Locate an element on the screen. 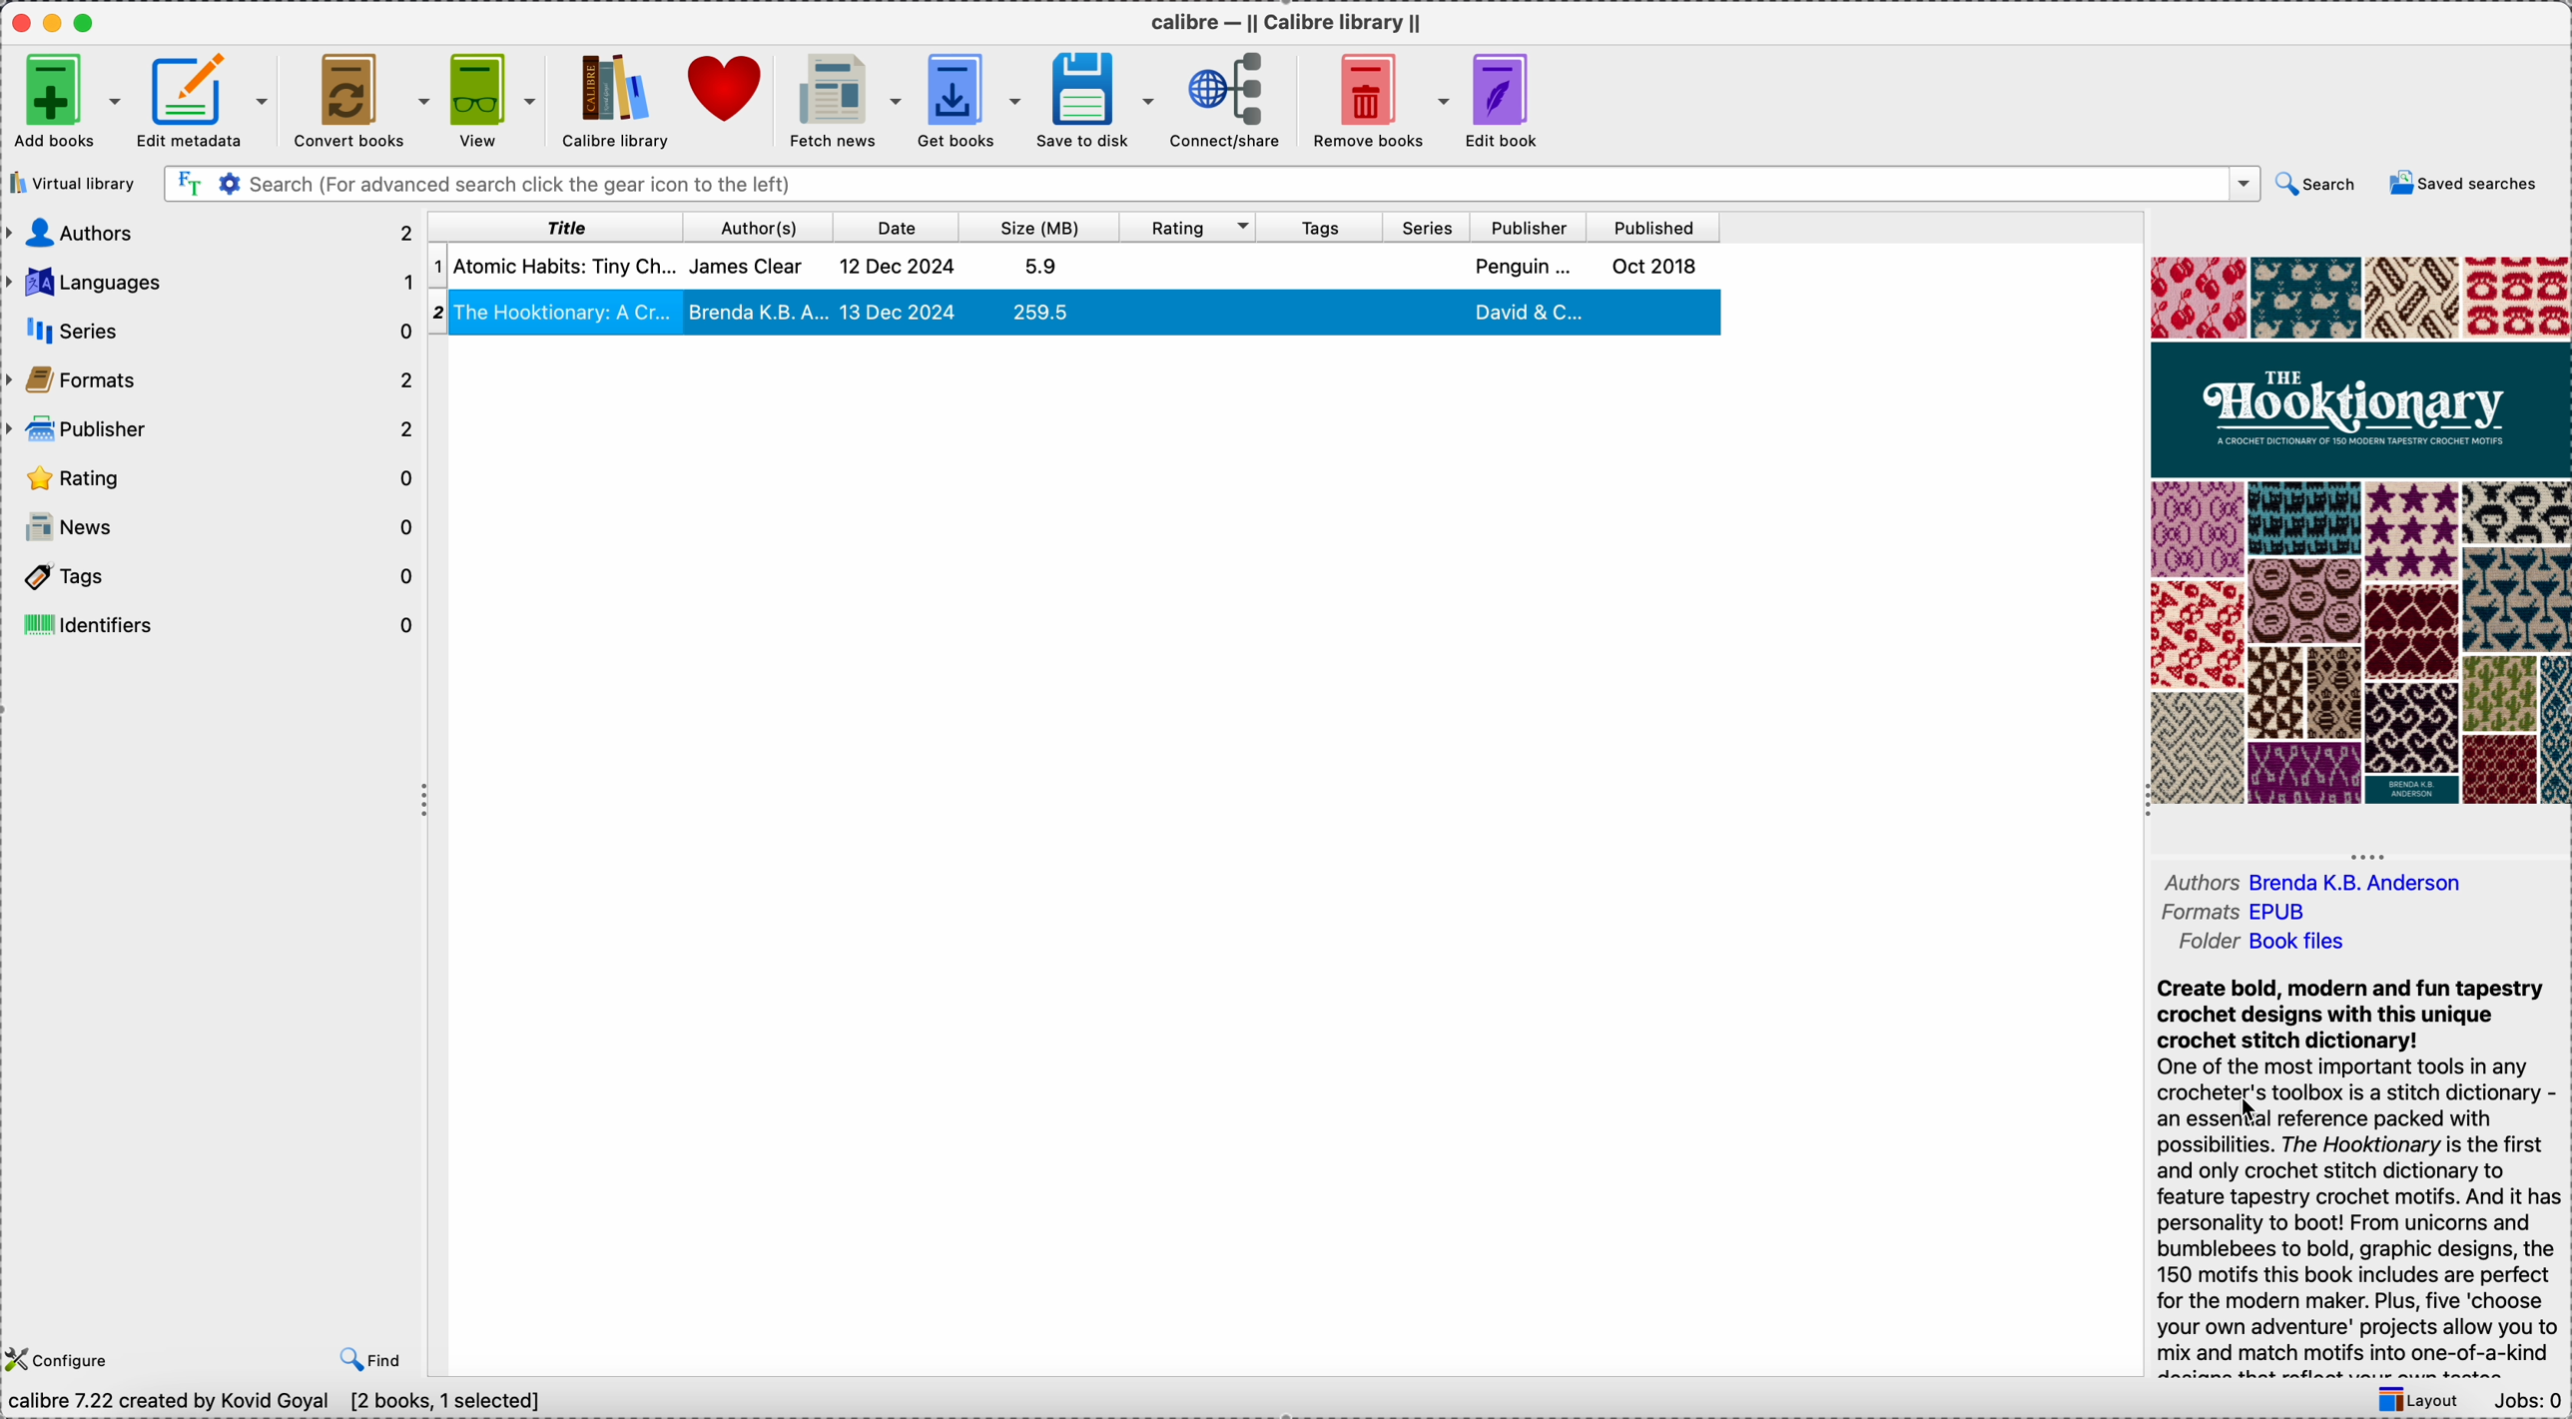  fetch news is located at coordinates (846, 96).